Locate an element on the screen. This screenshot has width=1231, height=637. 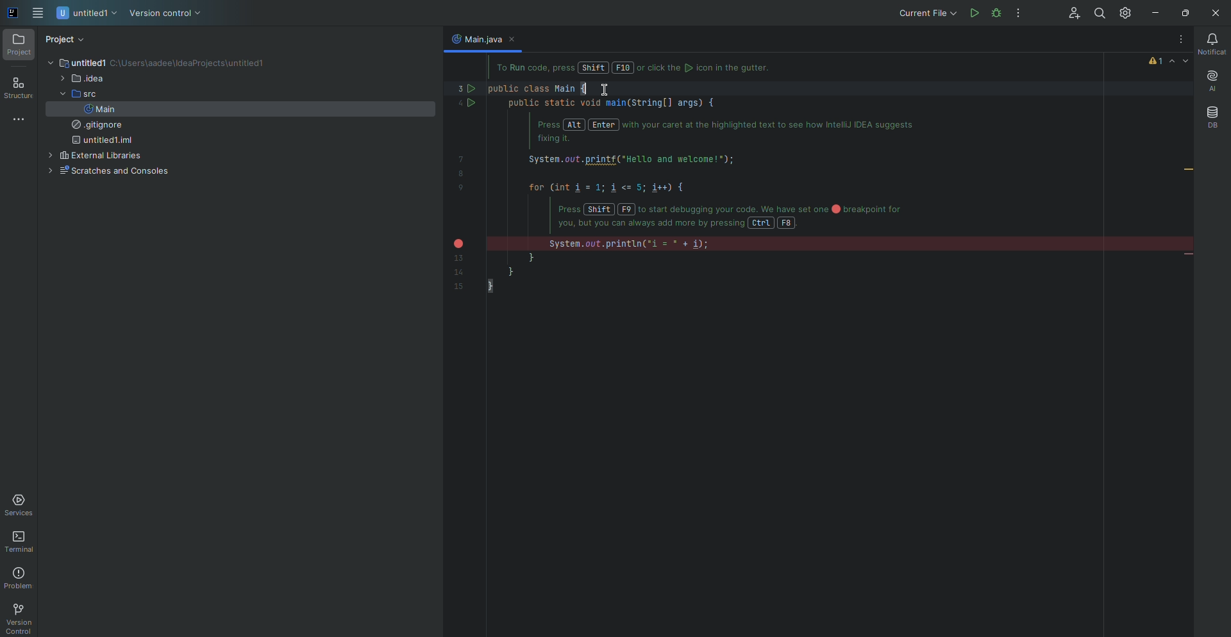
Current File is located at coordinates (926, 13).